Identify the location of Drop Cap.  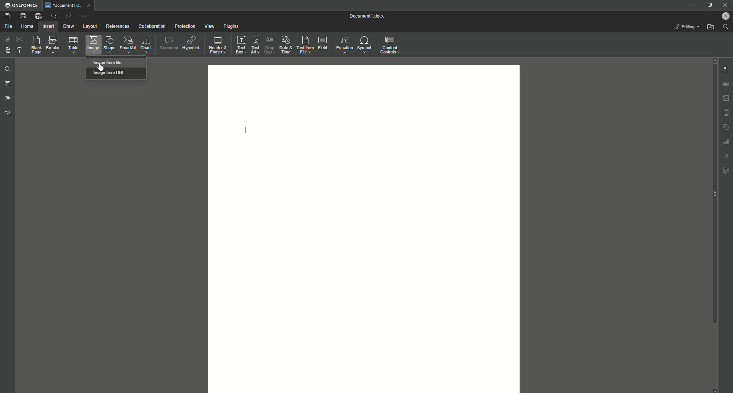
(270, 45).